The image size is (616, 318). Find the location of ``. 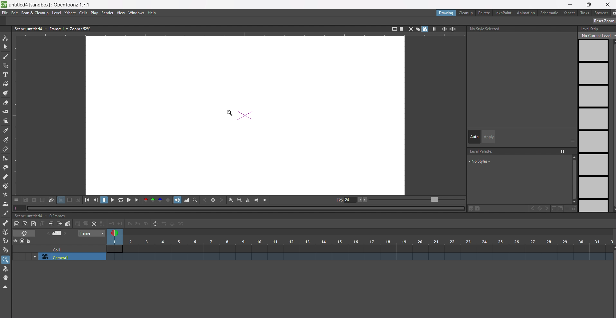

 is located at coordinates (94, 224).